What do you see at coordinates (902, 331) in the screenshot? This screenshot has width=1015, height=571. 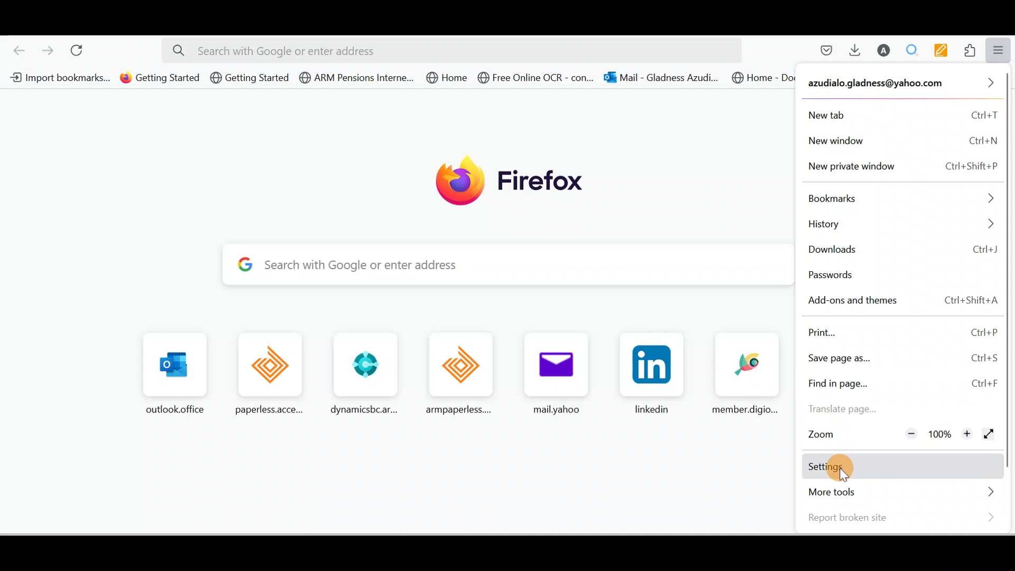 I see `Print` at bounding box center [902, 331].